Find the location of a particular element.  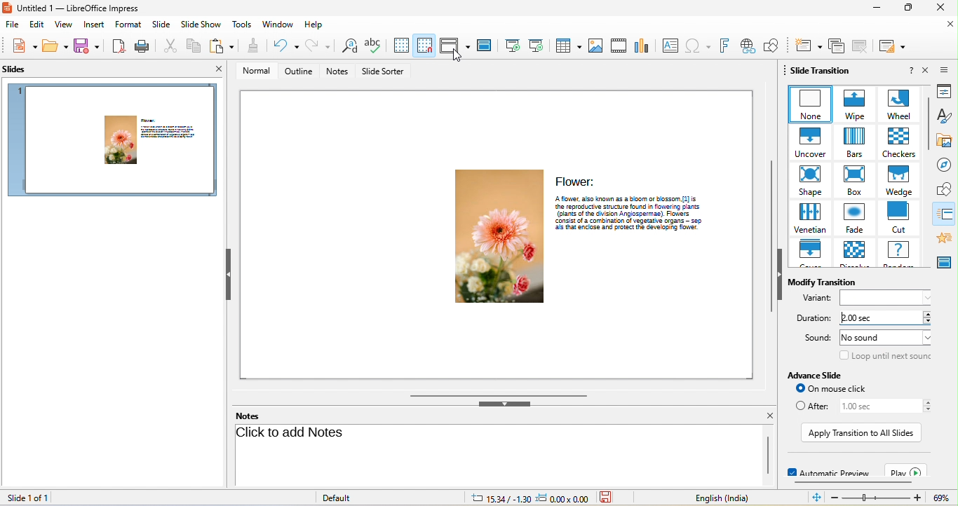

image is located at coordinates (596, 46).